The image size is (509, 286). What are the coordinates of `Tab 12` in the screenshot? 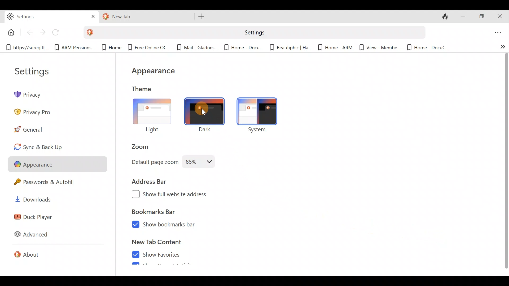 It's located at (151, 18).